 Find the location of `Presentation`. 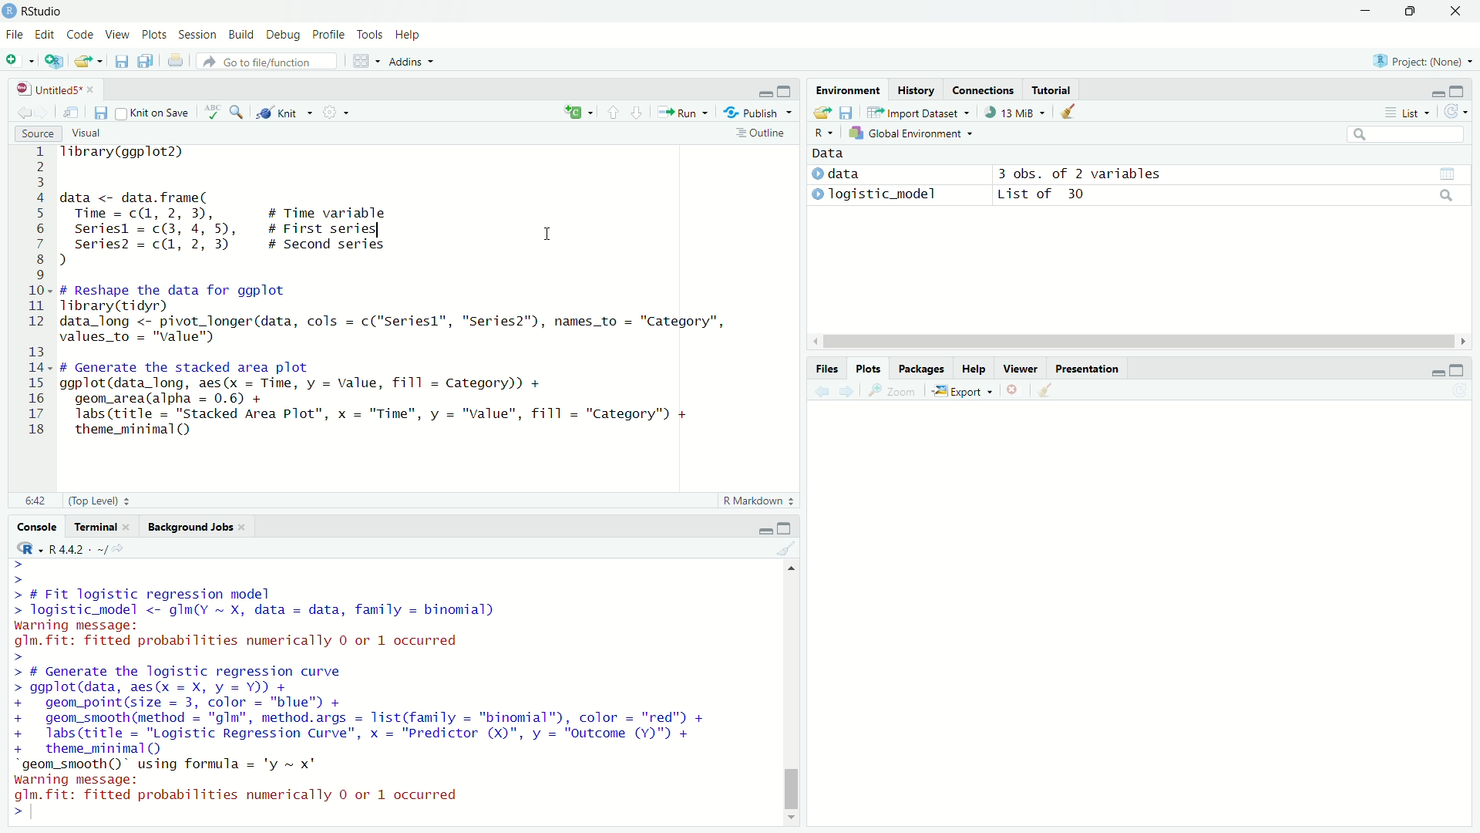

Presentation is located at coordinates (1090, 368).